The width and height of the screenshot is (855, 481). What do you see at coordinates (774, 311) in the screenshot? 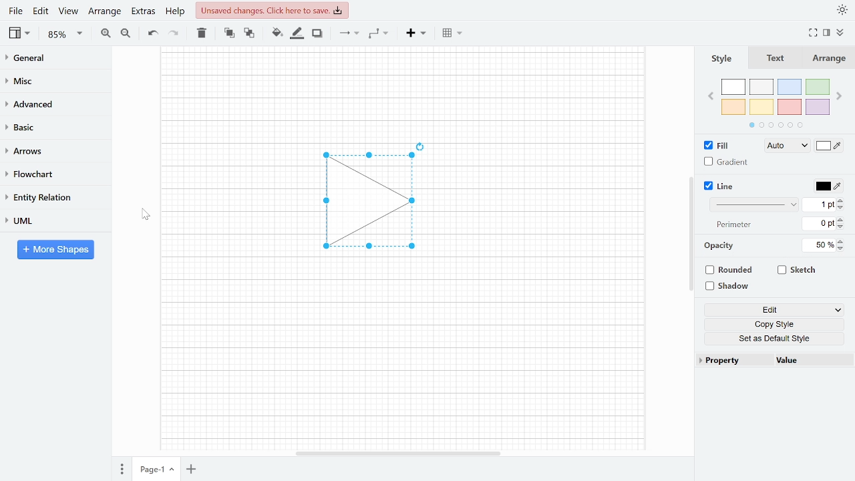
I see `Edit` at bounding box center [774, 311].